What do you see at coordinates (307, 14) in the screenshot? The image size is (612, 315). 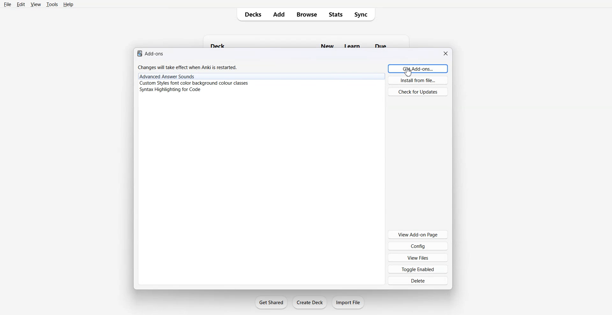 I see `Browse` at bounding box center [307, 14].